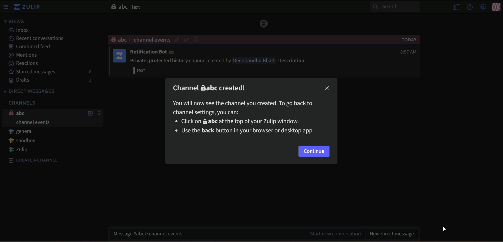 This screenshot has height=242, width=503. I want to click on Search bar, so click(393, 6).